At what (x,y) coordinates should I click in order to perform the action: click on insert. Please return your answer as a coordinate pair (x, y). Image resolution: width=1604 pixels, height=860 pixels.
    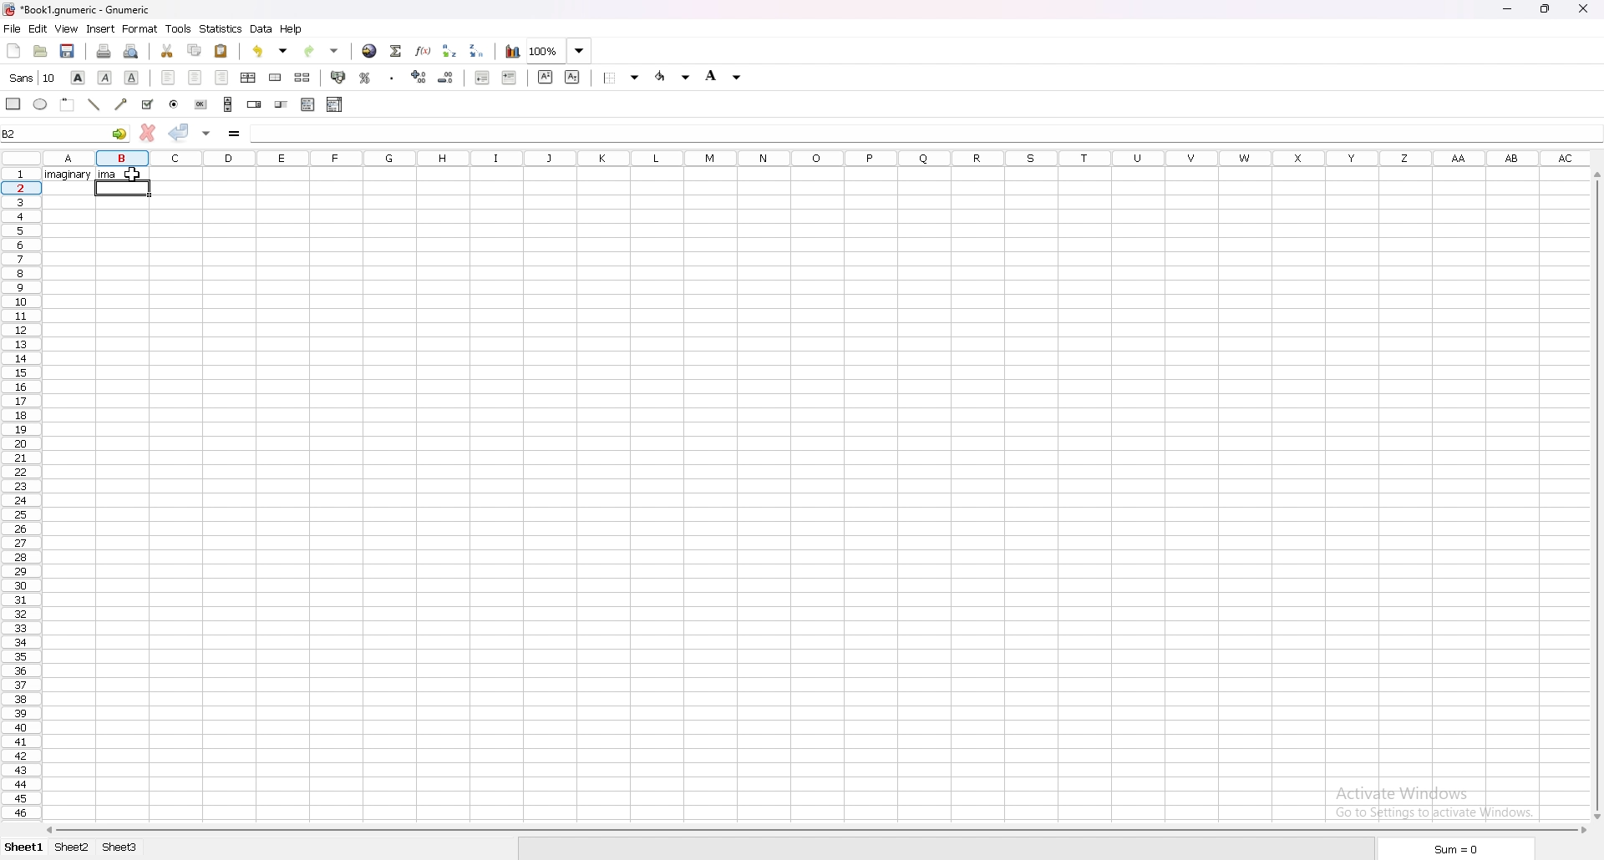
    Looking at the image, I should click on (101, 28).